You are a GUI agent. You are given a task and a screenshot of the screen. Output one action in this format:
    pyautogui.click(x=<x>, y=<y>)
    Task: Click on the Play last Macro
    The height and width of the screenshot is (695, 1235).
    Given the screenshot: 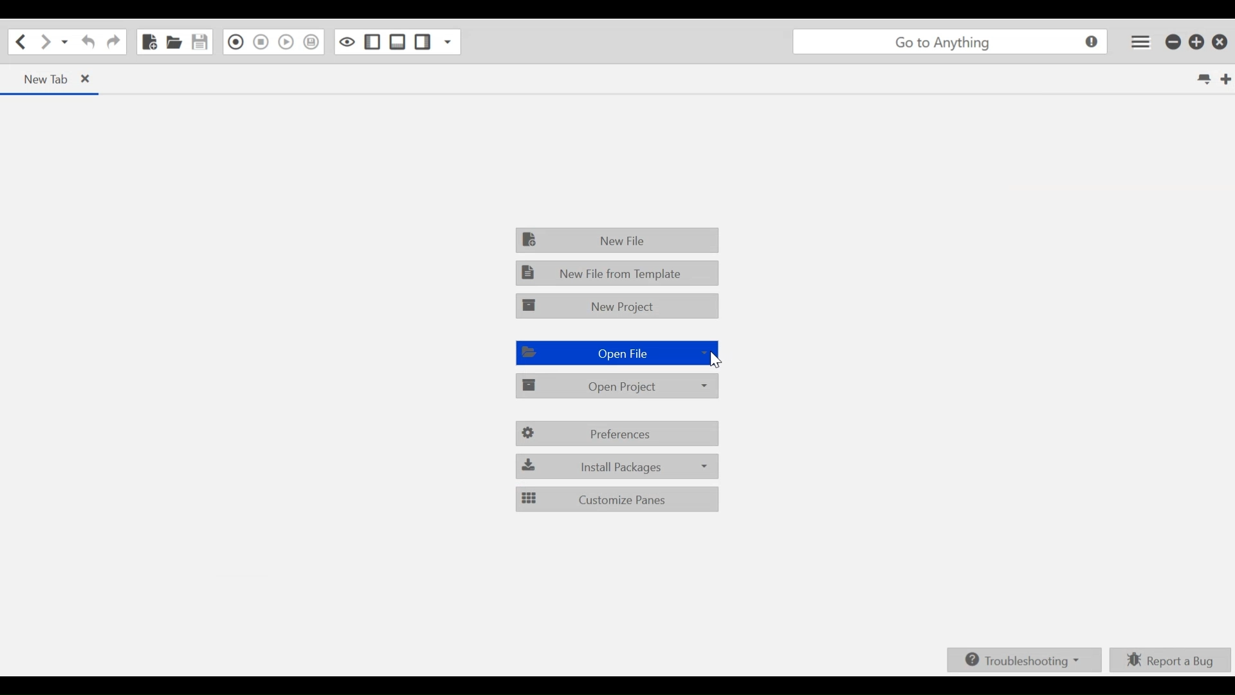 What is the action you would take?
    pyautogui.click(x=285, y=42)
    